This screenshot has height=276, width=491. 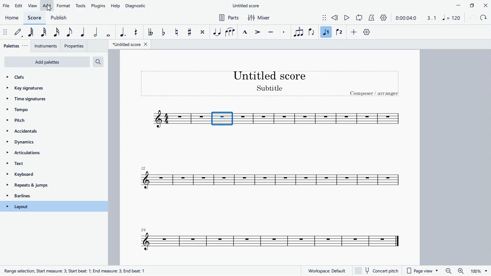 What do you see at coordinates (360, 18) in the screenshot?
I see `loop playback` at bounding box center [360, 18].